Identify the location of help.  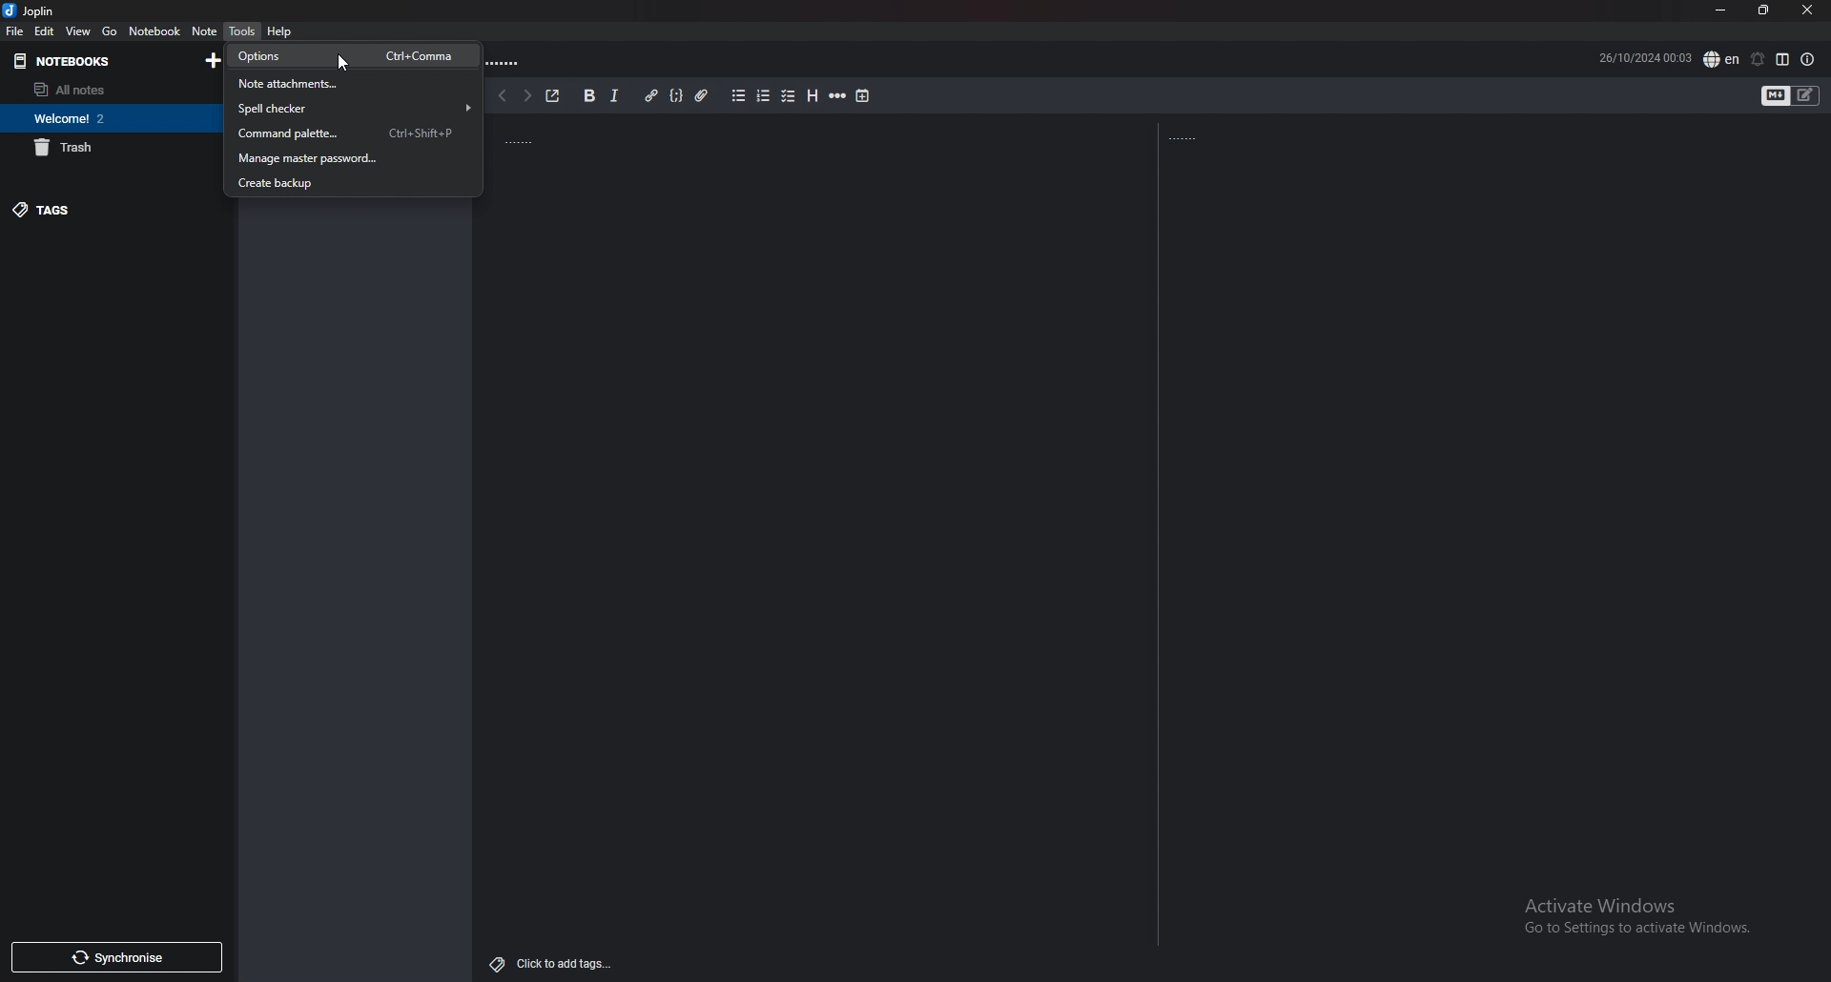
(278, 32).